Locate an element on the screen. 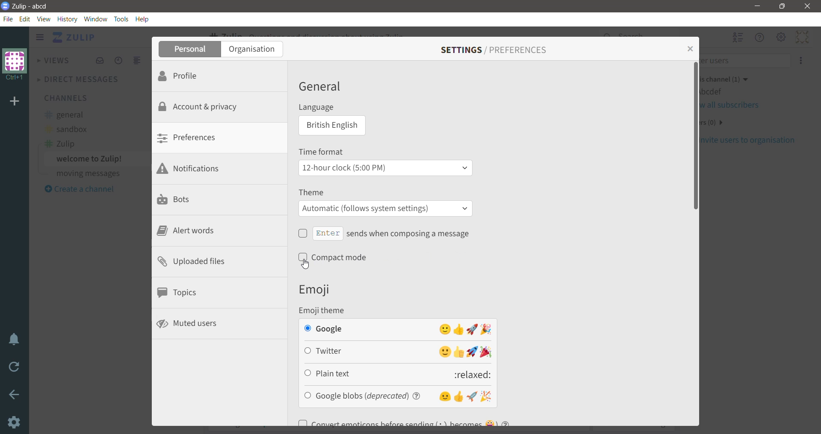 This screenshot has width=821, height=434. Help is located at coordinates (143, 20).